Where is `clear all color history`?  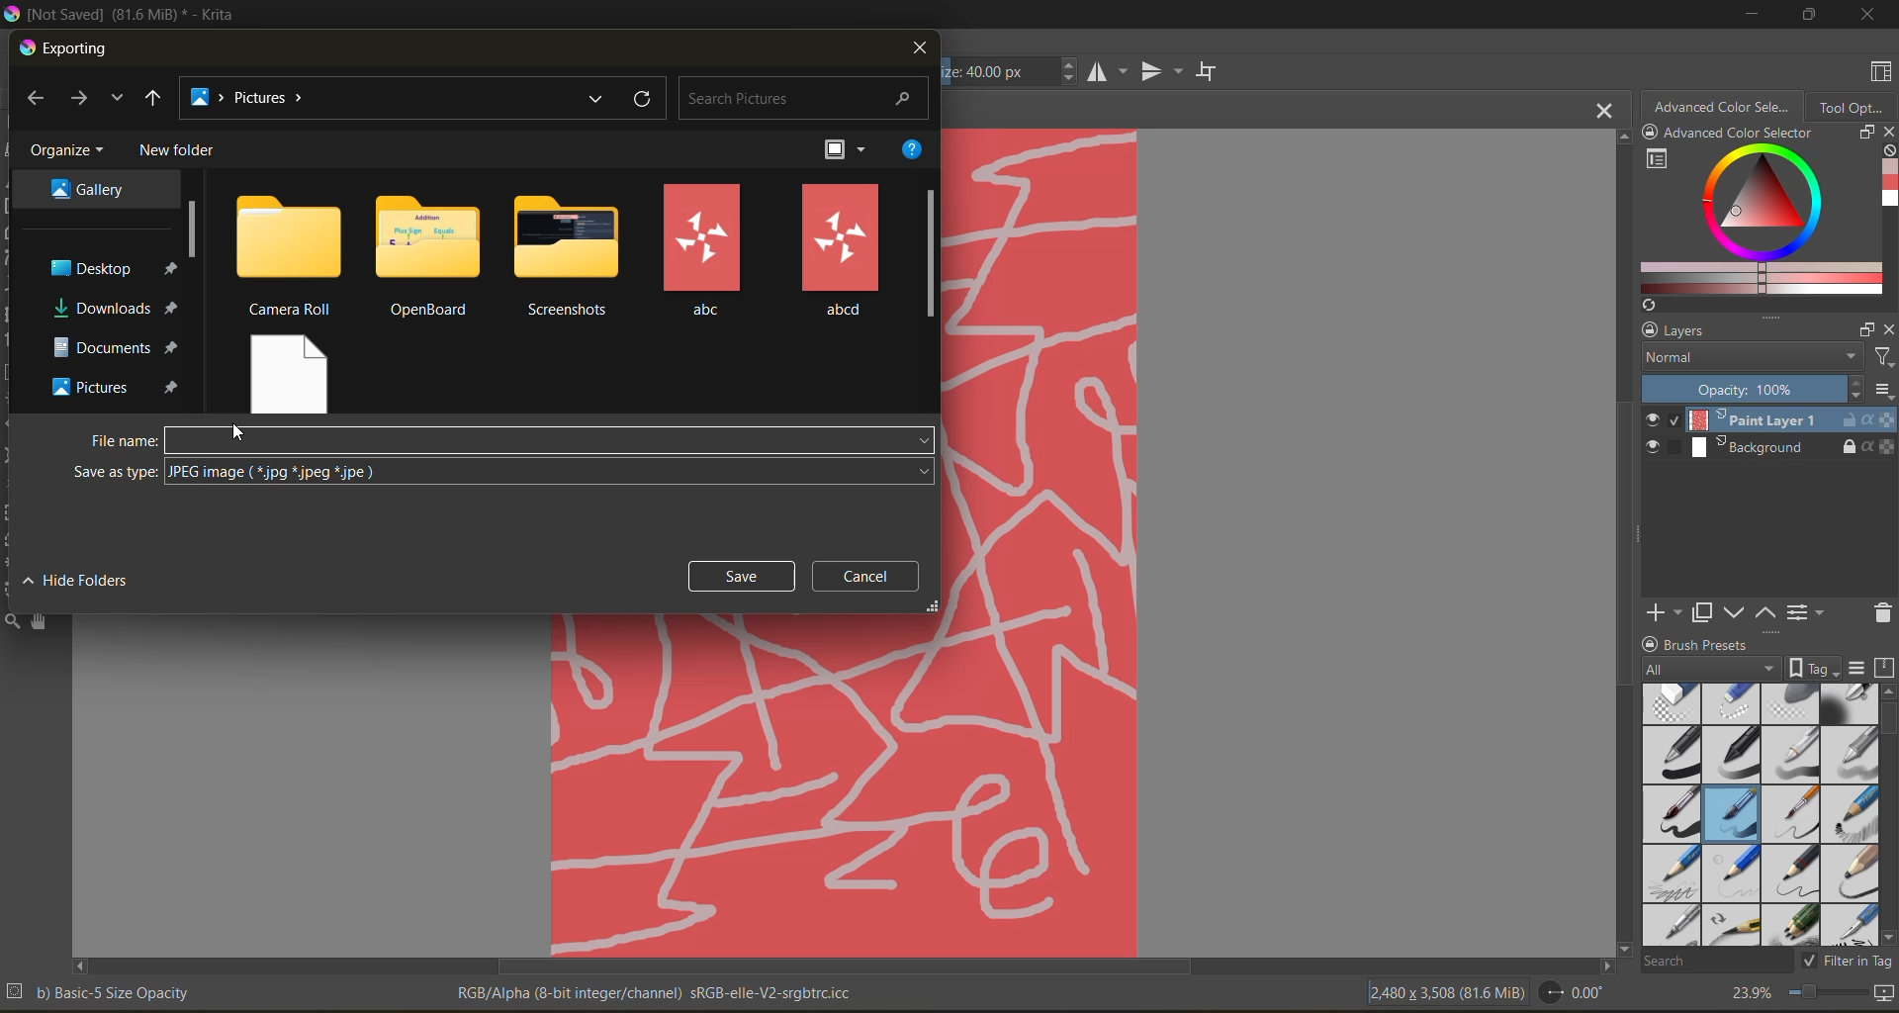 clear all color history is located at coordinates (1887, 152).